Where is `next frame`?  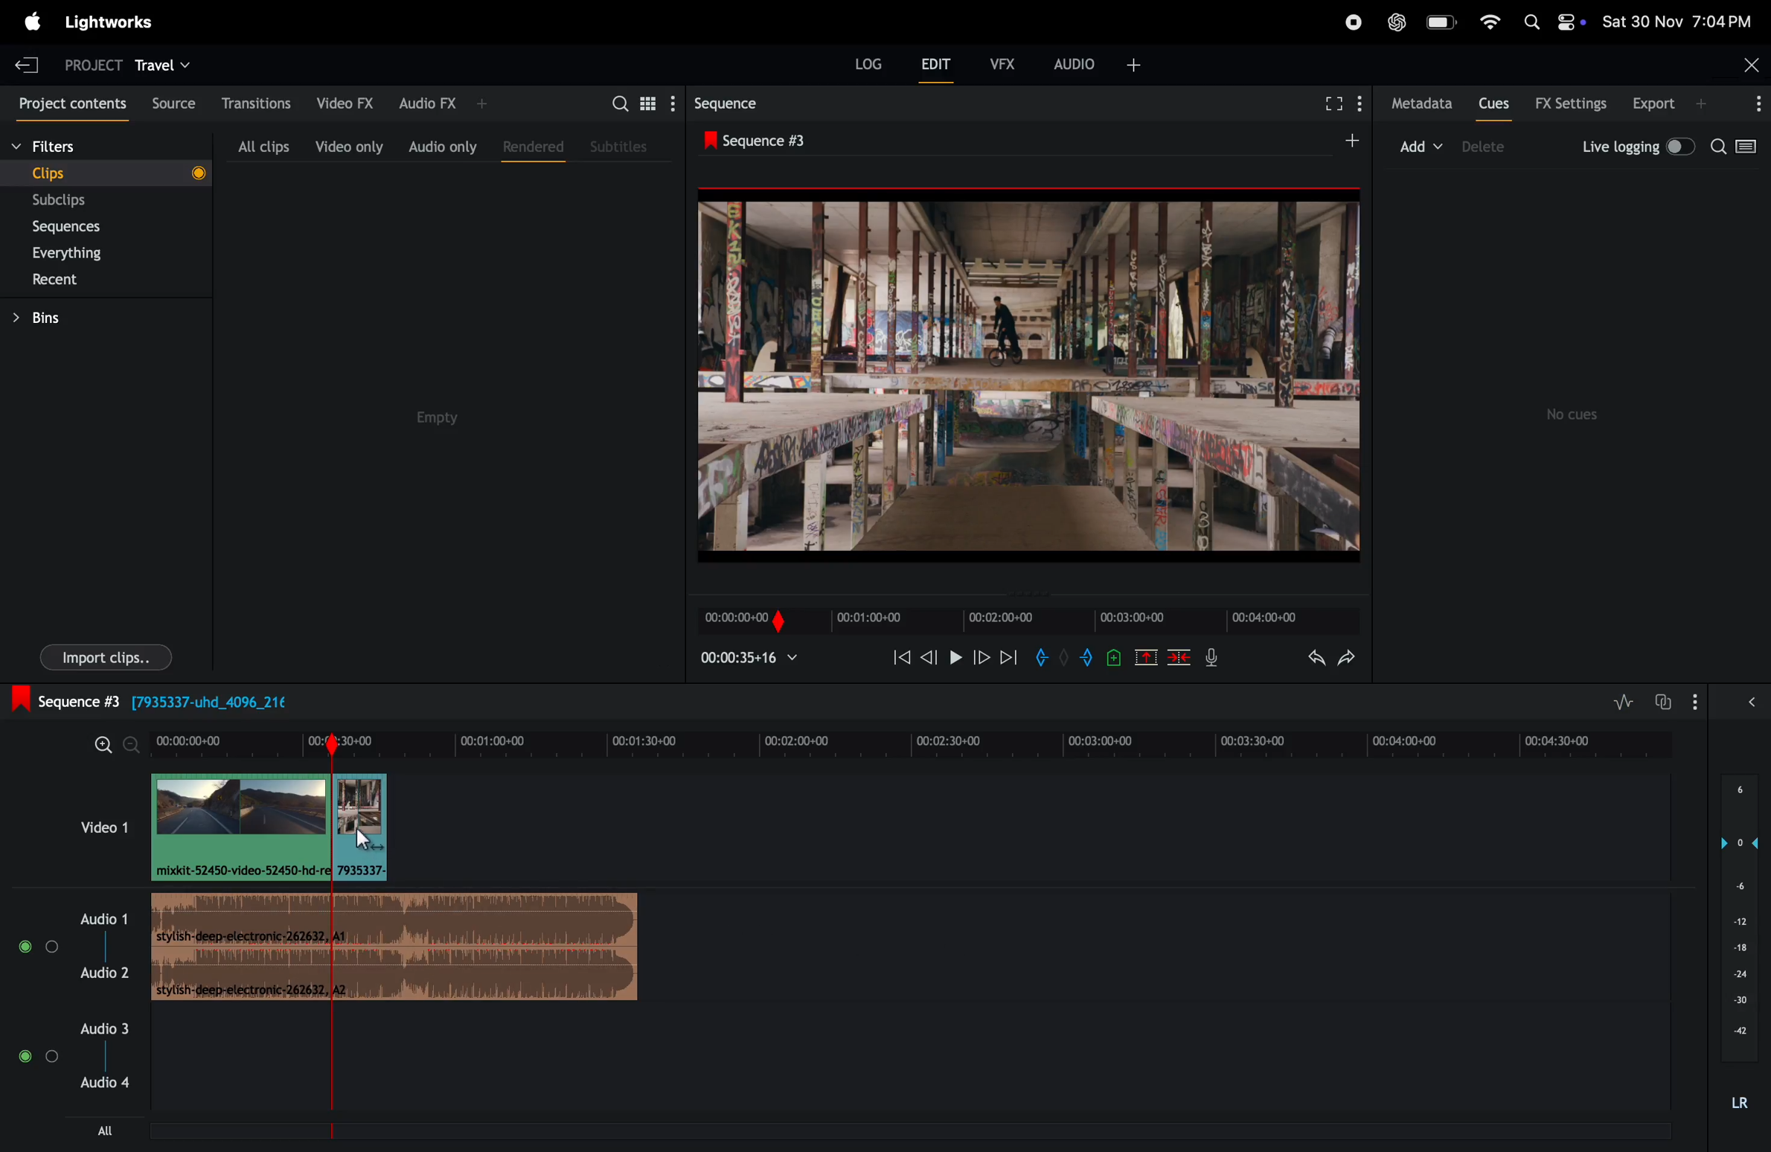
next frame is located at coordinates (1009, 657).